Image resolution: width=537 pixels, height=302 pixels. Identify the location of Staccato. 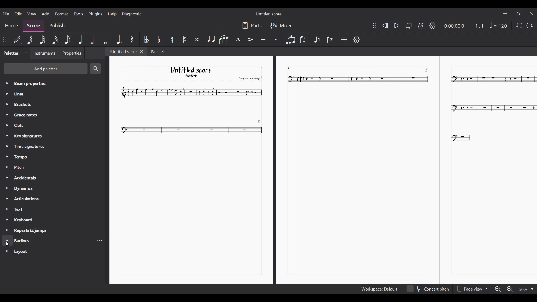
(276, 40).